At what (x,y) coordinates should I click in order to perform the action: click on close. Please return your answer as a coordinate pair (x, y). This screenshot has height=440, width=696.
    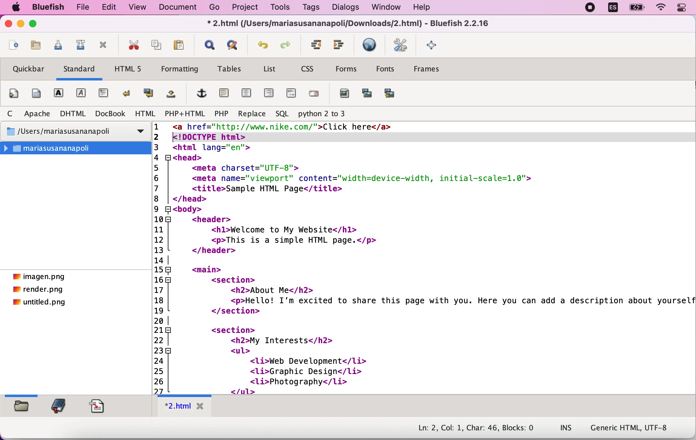
    Looking at the image, I should click on (8, 25).